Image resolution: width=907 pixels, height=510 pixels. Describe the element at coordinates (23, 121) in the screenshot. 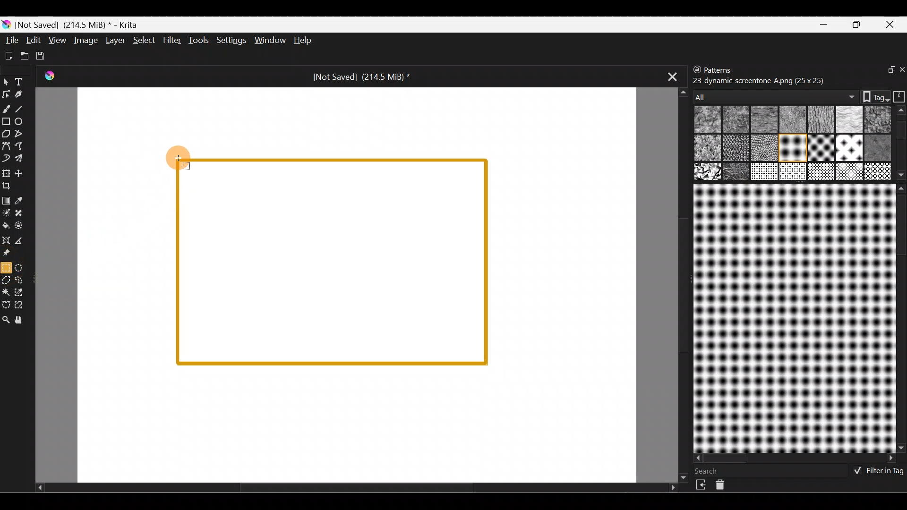

I see `Ellipse tool` at that location.